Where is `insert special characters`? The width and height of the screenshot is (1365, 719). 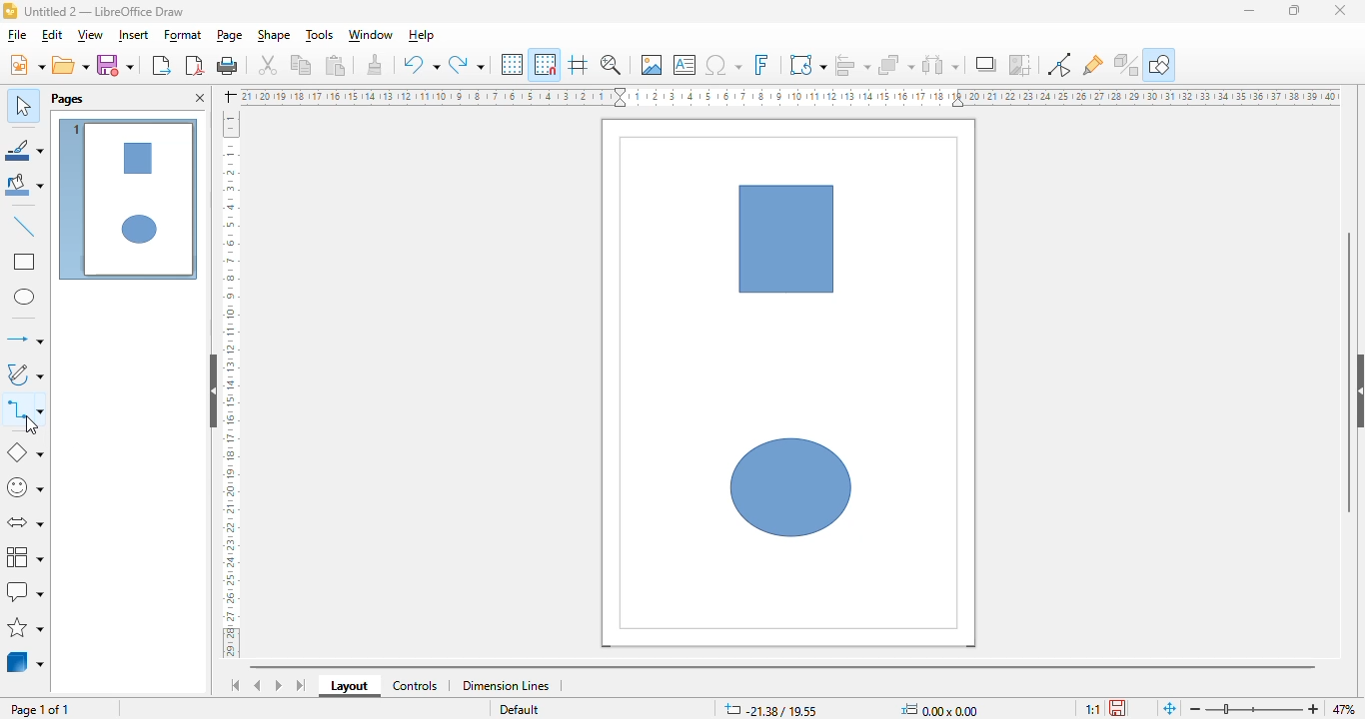 insert special characters is located at coordinates (723, 65).